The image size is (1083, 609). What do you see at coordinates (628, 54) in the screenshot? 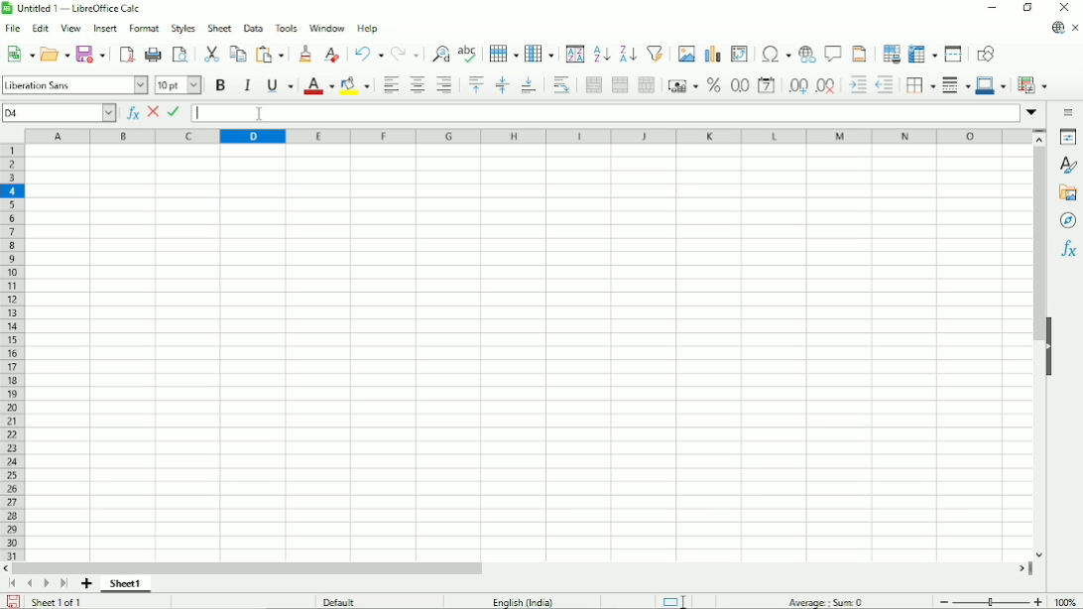
I see `Sort descending` at bounding box center [628, 54].